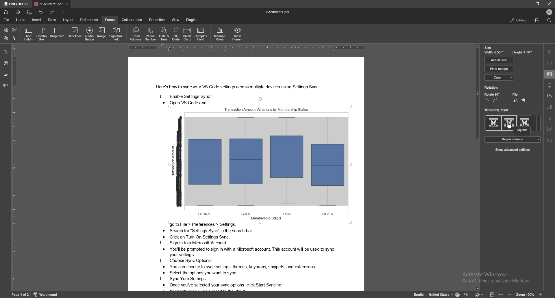 The image size is (555, 298). What do you see at coordinates (260, 163) in the screenshot?
I see `image selected` at bounding box center [260, 163].